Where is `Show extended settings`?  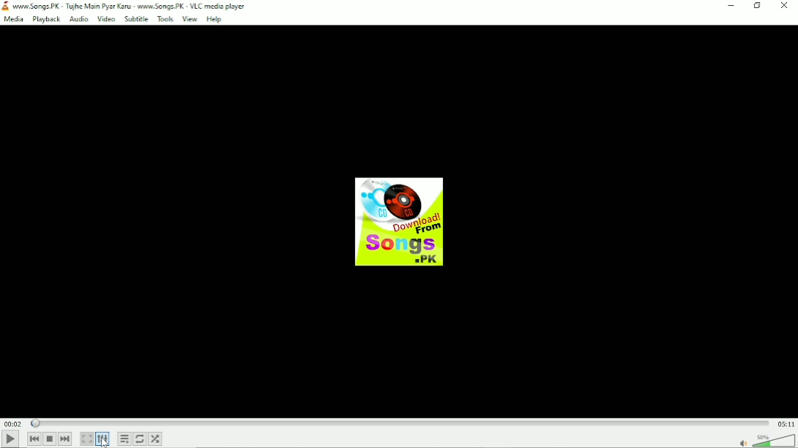 Show extended settings is located at coordinates (102, 439).